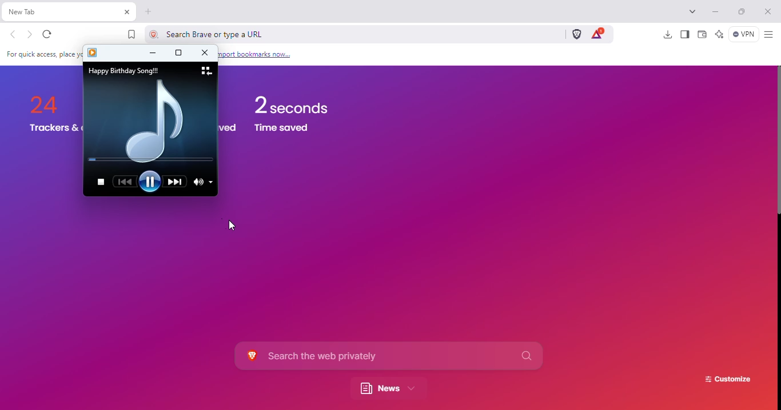  I want to click on stop, so click(101, 183).